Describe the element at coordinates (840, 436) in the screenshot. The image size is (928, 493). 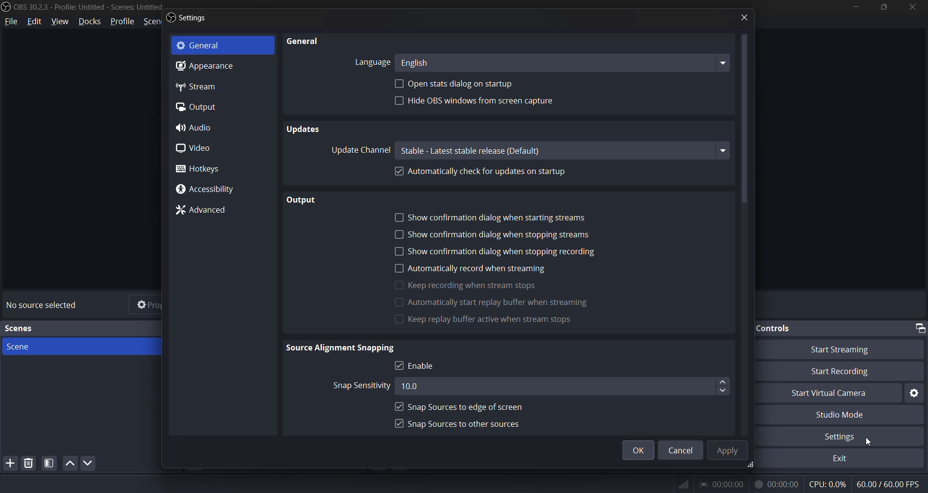
I see `settings` at that location.